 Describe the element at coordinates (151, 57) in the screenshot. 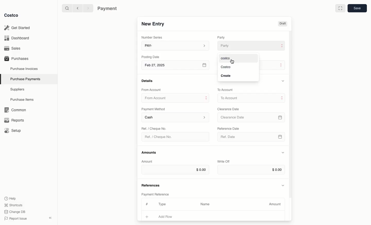

I see `Posting Date` at that location.